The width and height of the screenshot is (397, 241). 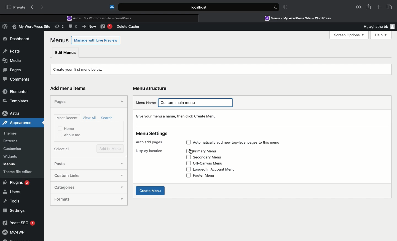 What do you see at coordinates (13, 150) in the screenshot?
I see `Customize` at bounding box center [13, 150].